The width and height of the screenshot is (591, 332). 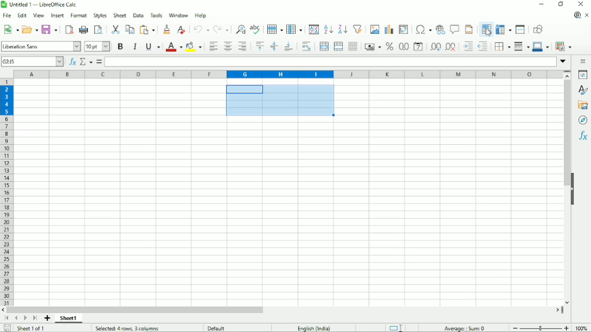 What do you see at coordinates (274, 47) in the screenshot?
I see `Center vertically` at bounding box center [274, 47].